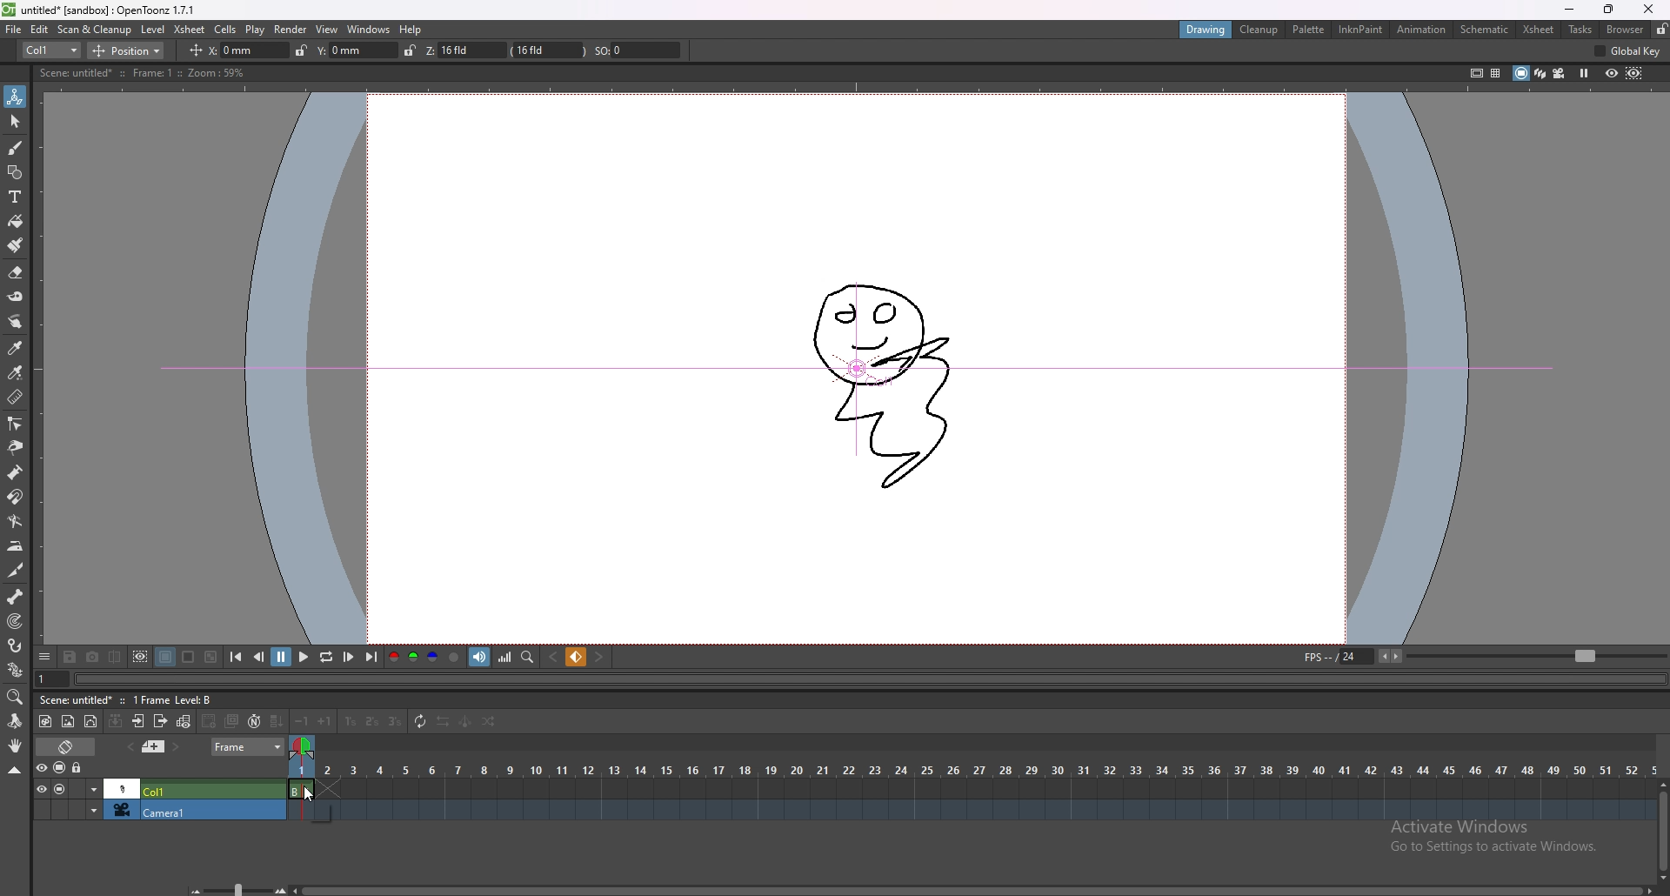  I want to click on play, so click(302, 658).